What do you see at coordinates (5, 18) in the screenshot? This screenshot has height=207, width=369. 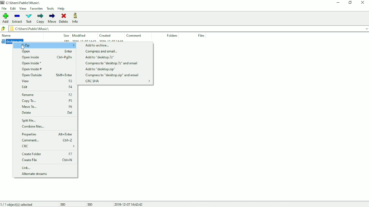 I see `Add` at bounding box center [5, 18].